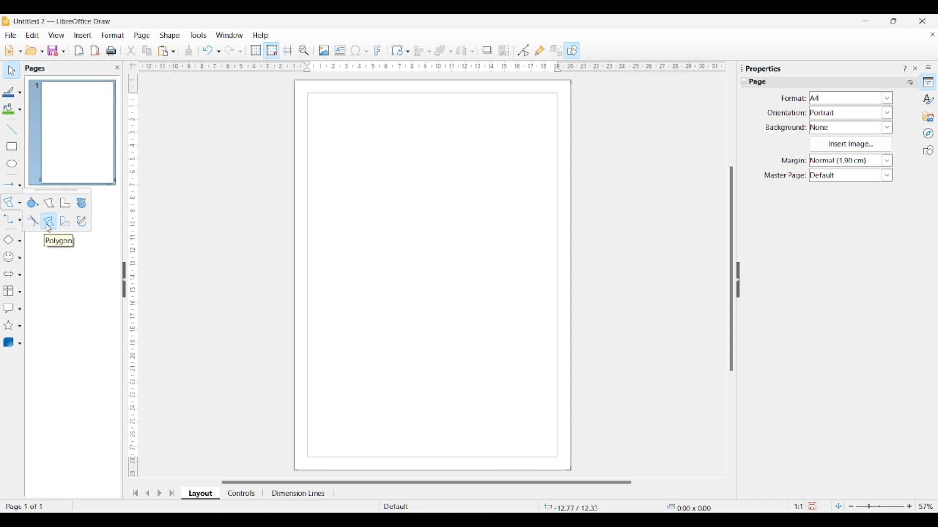 The height and width of the screenshot is (527, 938). I want to click on Helplines while moving, so click(288, 50).